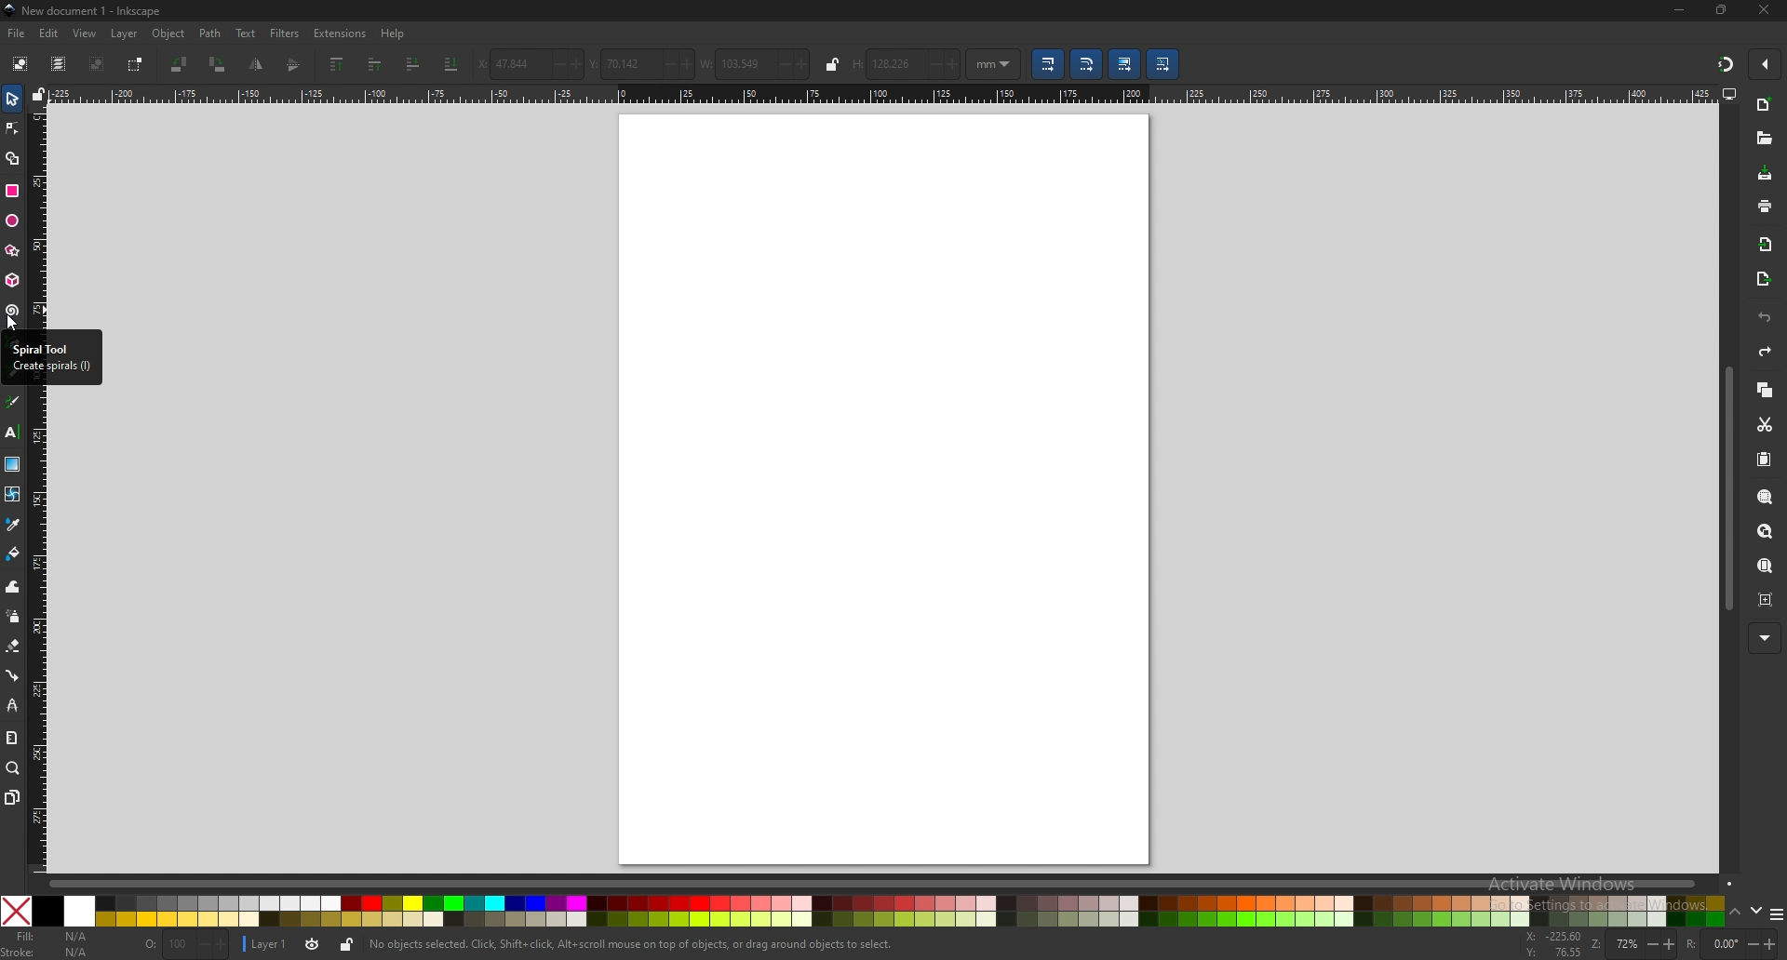 The height and width of the screenshot is (960, 1787). I want to click on fill: N/A, so click(54, 935).